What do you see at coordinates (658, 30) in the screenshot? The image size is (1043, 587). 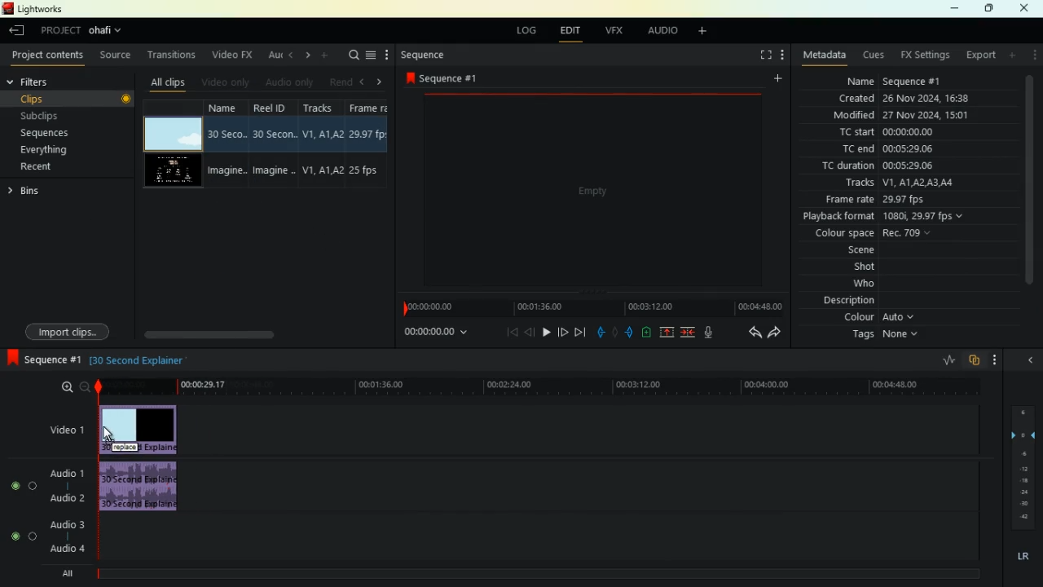 I see `audio` at bounding box center [658, 30].